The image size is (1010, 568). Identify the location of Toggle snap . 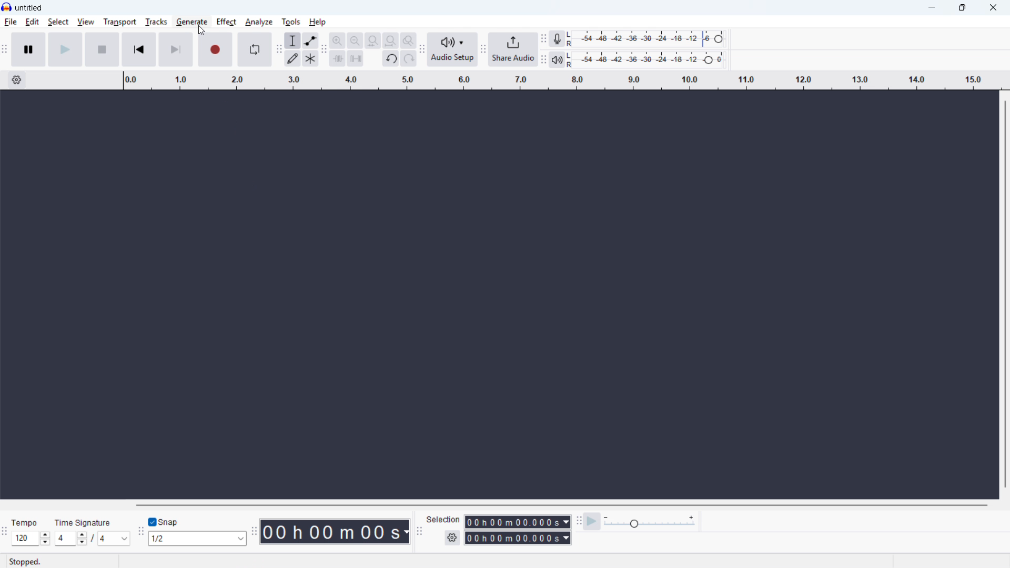
(166, 522).